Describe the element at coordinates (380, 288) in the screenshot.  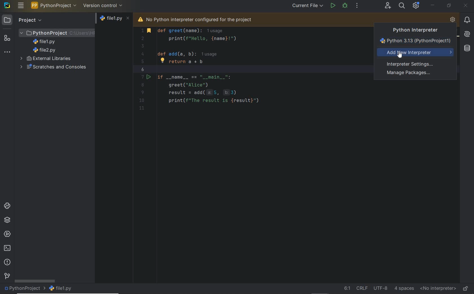
I see `file encoding` at that location.